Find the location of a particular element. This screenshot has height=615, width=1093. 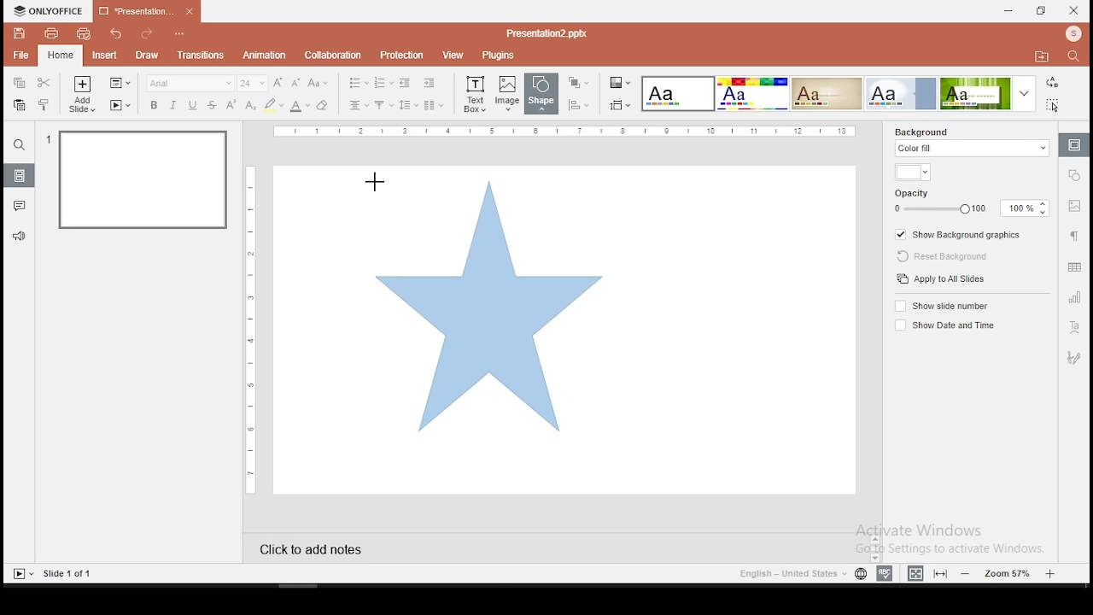

shape is located at coordinates (544, 95).